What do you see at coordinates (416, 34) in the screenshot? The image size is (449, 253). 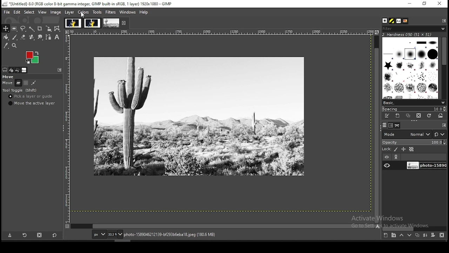 I see `hardness 050` at bounding box center [416, 34].